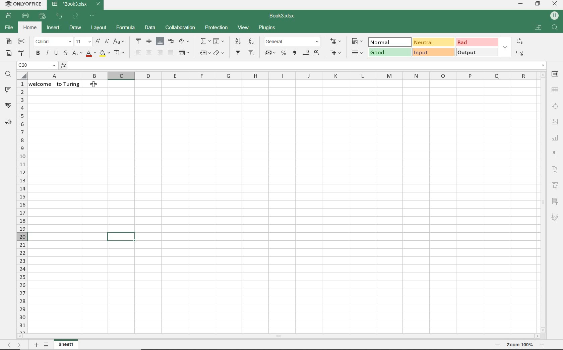 The width and height of the screenshot is (563, 350). I want to click on table, so click(555, 91).